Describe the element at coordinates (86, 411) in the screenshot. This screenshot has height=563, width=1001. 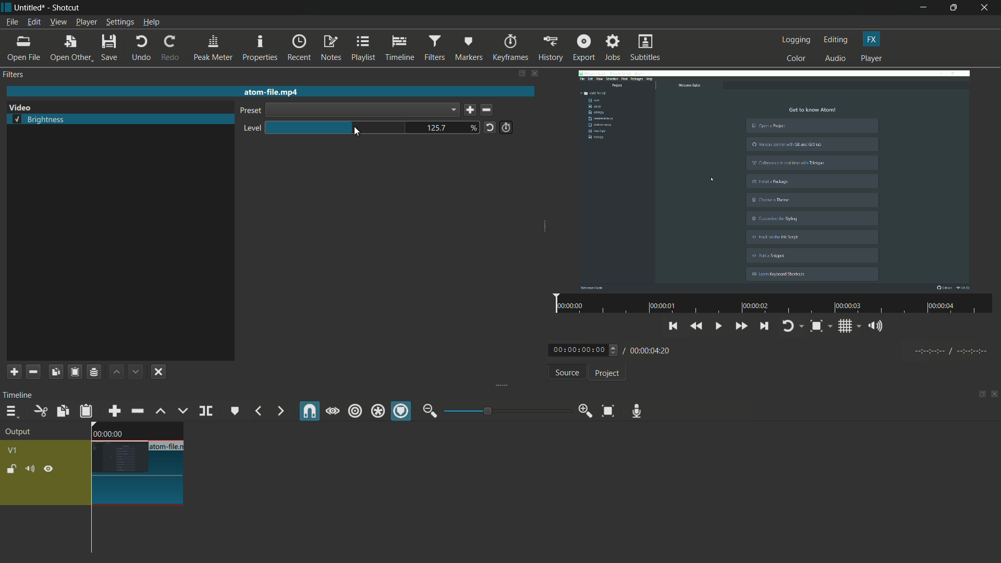
I see `paste` at that location.